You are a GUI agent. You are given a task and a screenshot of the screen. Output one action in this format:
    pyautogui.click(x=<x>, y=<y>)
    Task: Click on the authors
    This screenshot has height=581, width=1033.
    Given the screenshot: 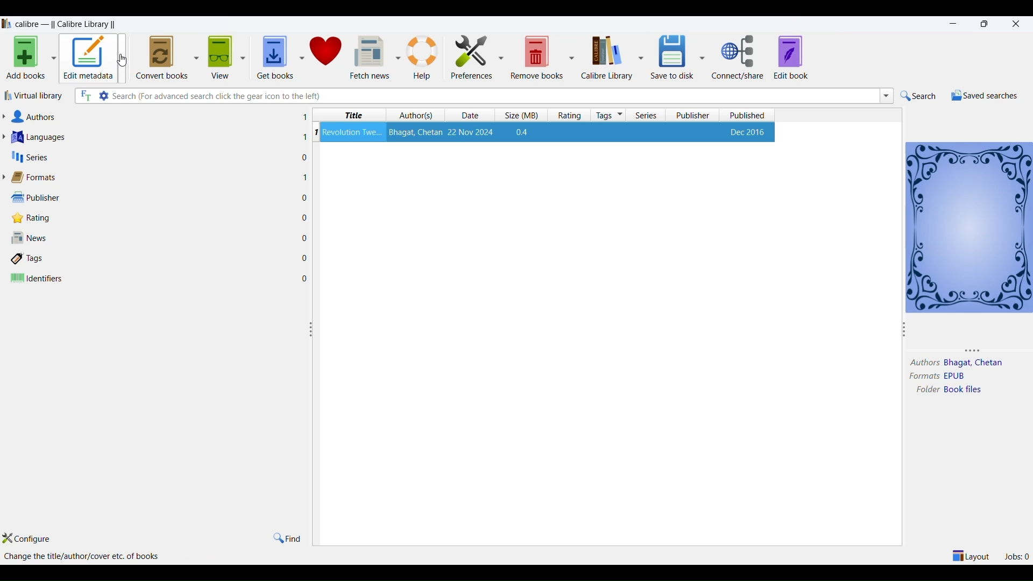 What is the action you would take?
    pyautogui.click(x=417, y=115)
    